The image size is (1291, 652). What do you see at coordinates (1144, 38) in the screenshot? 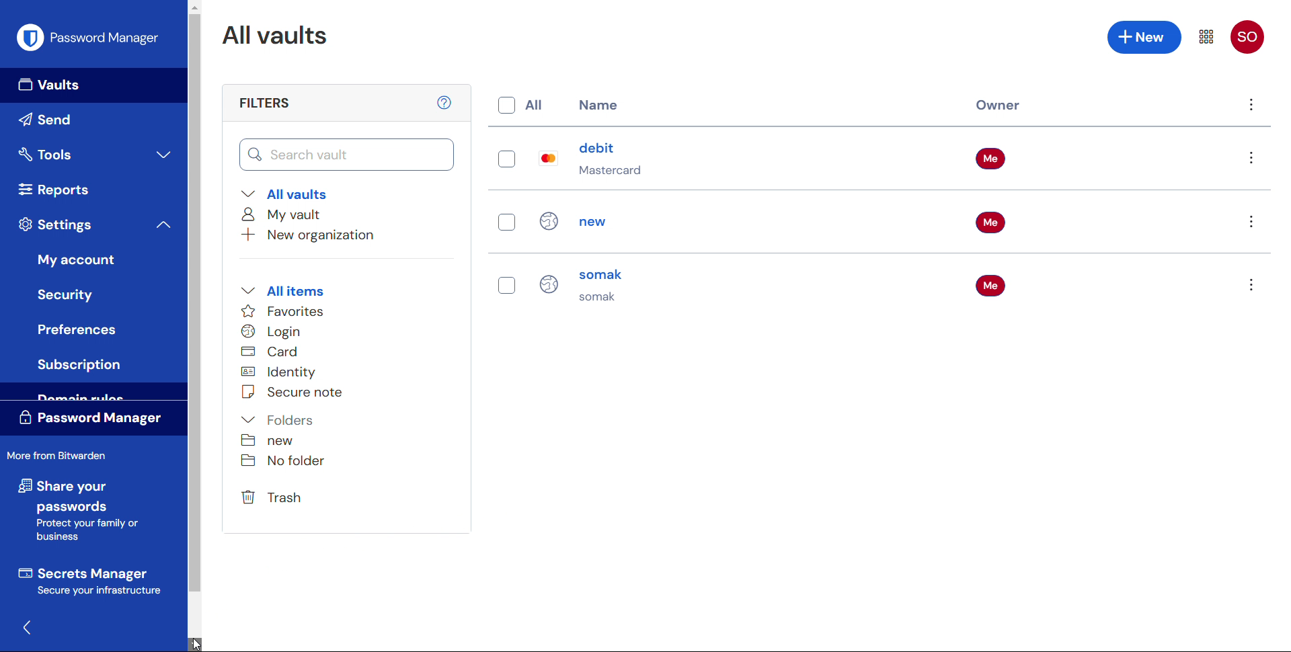
I see `Add new entry  ` at bounding box center [1144, 38].